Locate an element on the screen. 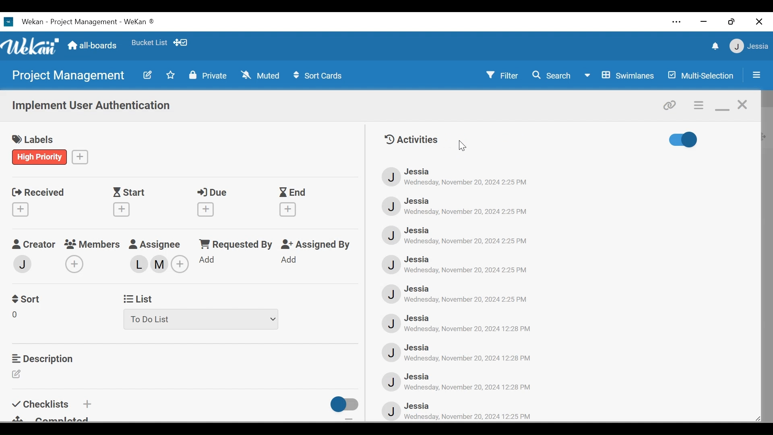 The image size is (773, 435). Member Name is located at coordinates (418, 259).